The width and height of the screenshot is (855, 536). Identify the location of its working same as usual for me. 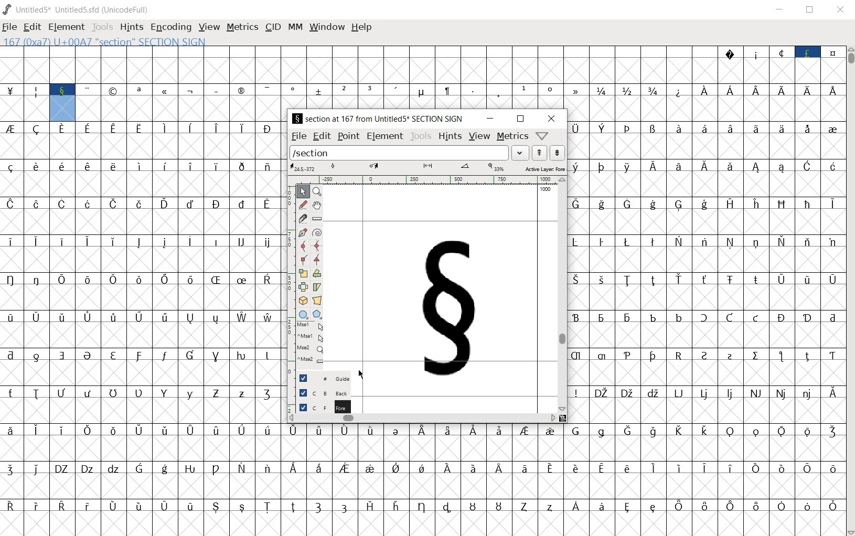
(707, 297).